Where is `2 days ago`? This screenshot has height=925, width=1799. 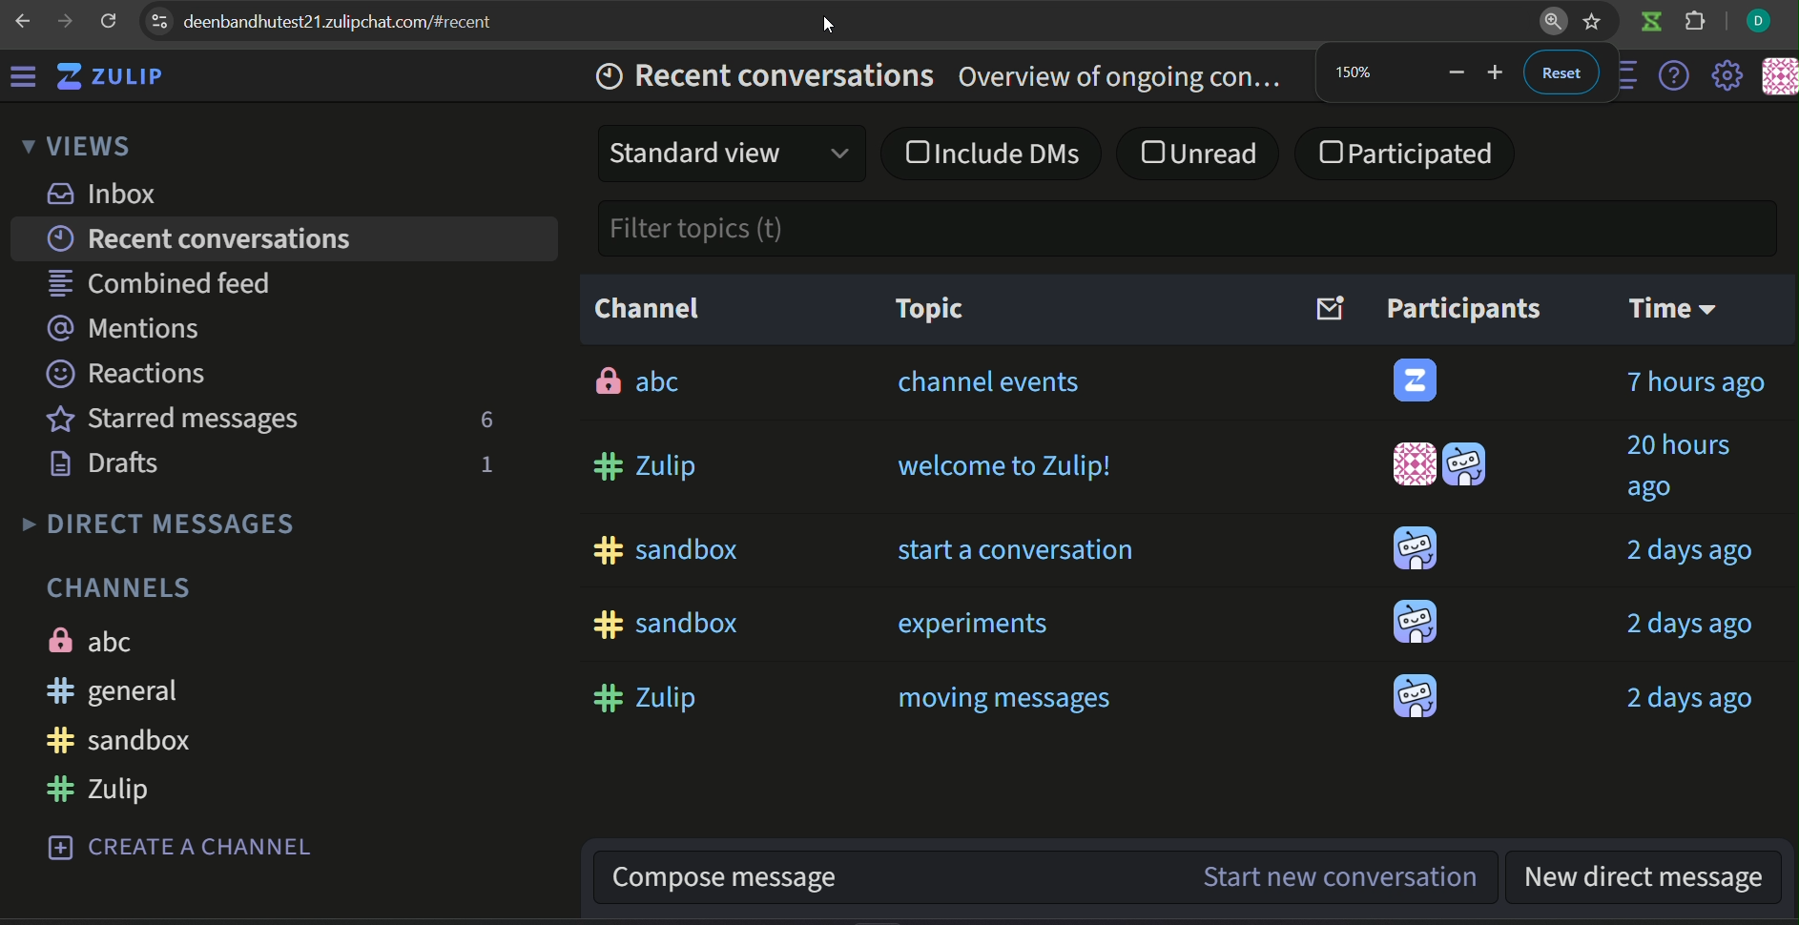
2 days ago is located at coordinates (1692, 698).